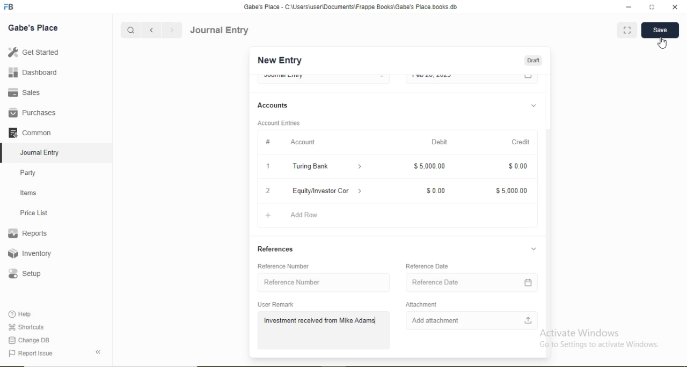 Image resolution: width=687 pixels, height=367 pixels. What do you see at coordinates (28, 174) in the screenshot?
I see `Party` at bounding box center [28, 174].